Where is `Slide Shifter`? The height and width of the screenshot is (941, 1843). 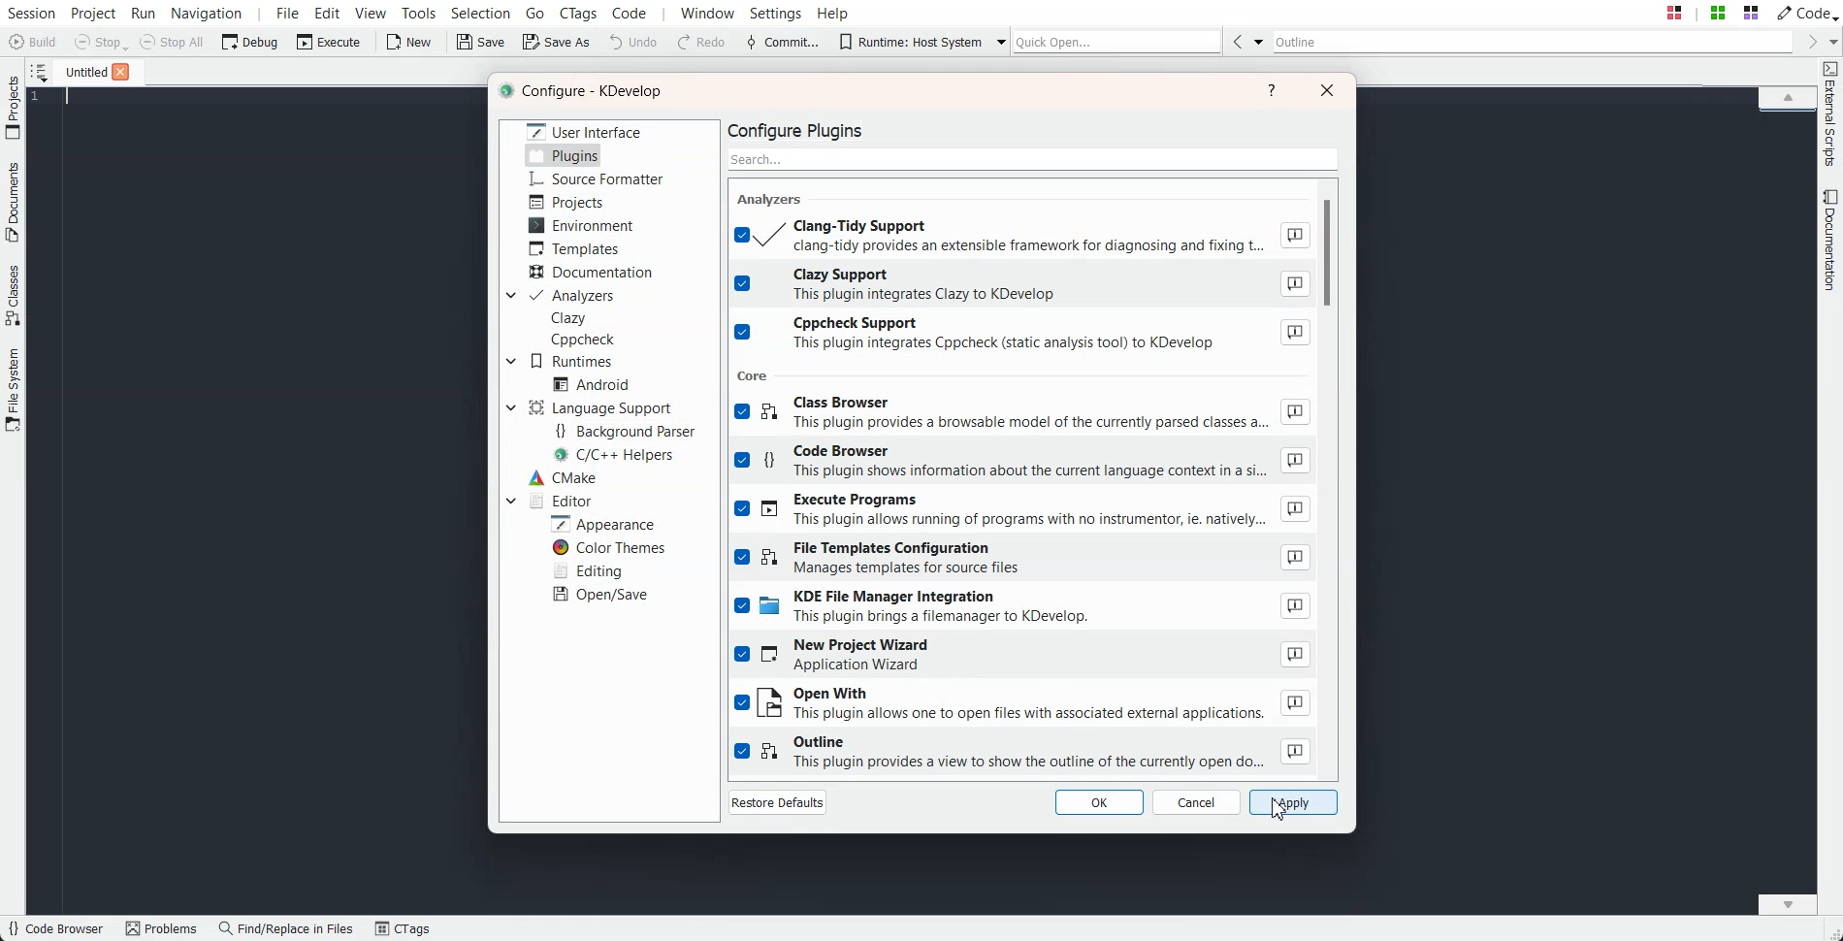
Slide Shifter is located at coordinates (1831, 931).